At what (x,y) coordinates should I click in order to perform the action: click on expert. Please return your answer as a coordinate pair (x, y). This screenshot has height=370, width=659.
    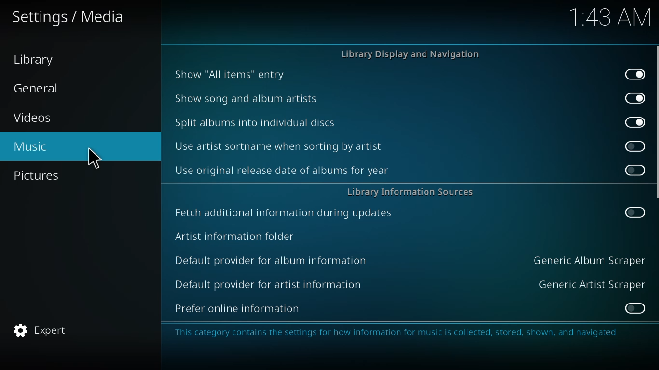
    Looking at the image, I should click on (40, 330).